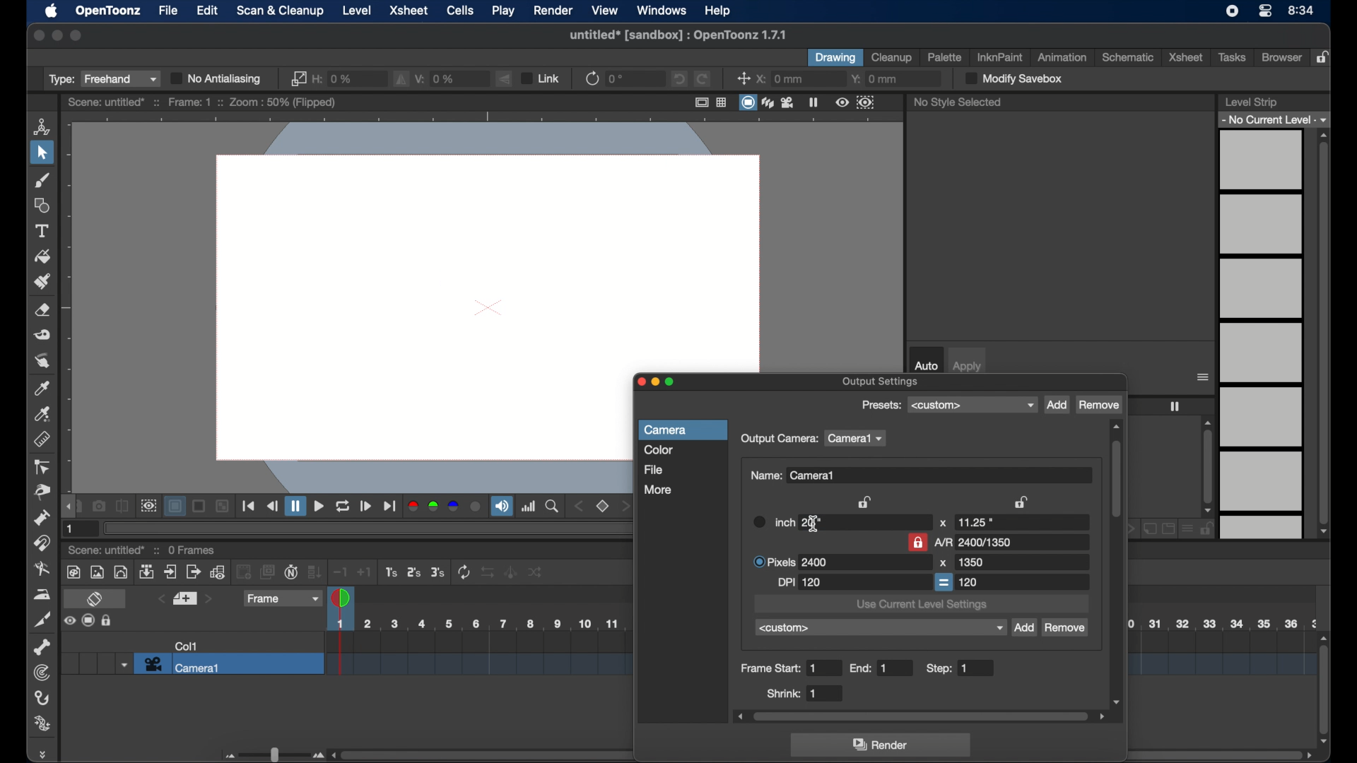 Image resolution: width=1357 pixels, height=763 pixels. I want to click on paint brush tool, so click(42, 280).